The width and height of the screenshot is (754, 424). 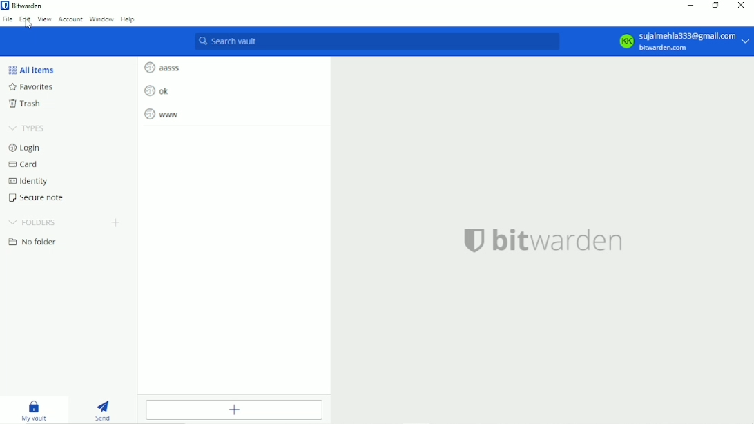 What do you see at coordinates (44, 20) in the screenshot?
I see `View` at bounding box center [44, 20].